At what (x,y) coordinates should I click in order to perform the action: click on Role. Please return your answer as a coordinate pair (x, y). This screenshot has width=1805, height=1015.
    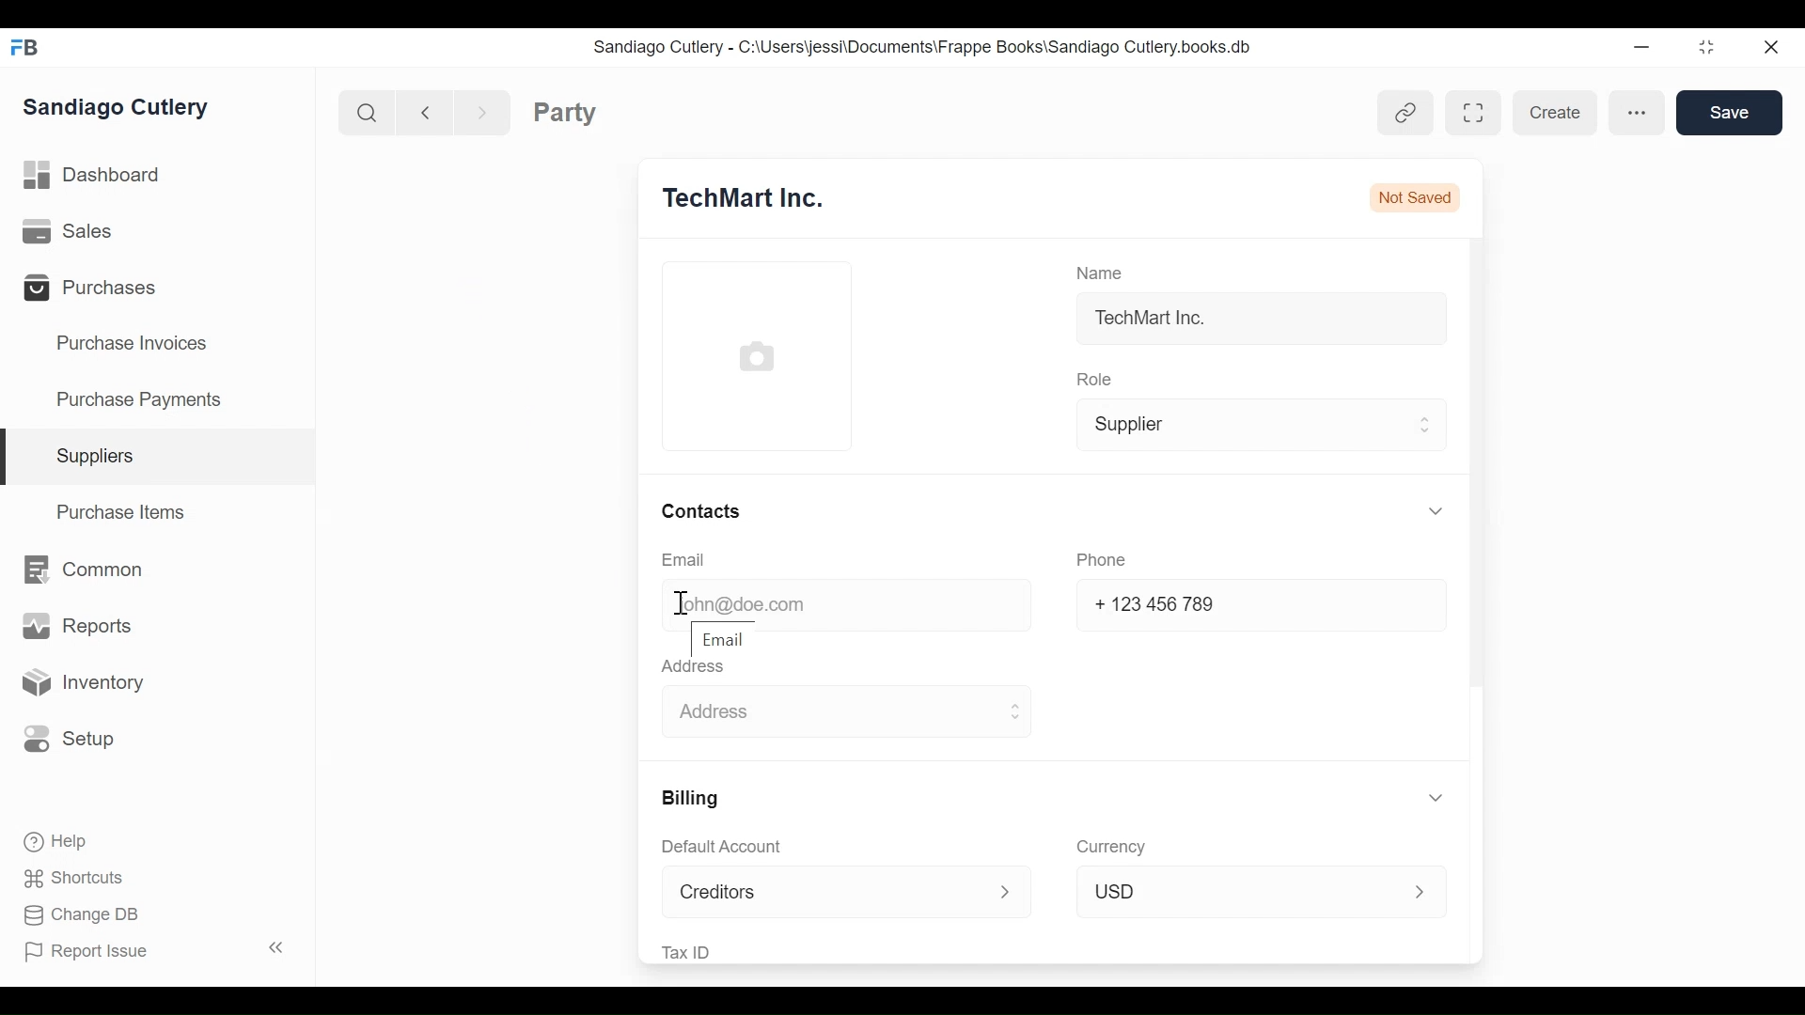
    Looking at the image, I should click on (1093, 379).